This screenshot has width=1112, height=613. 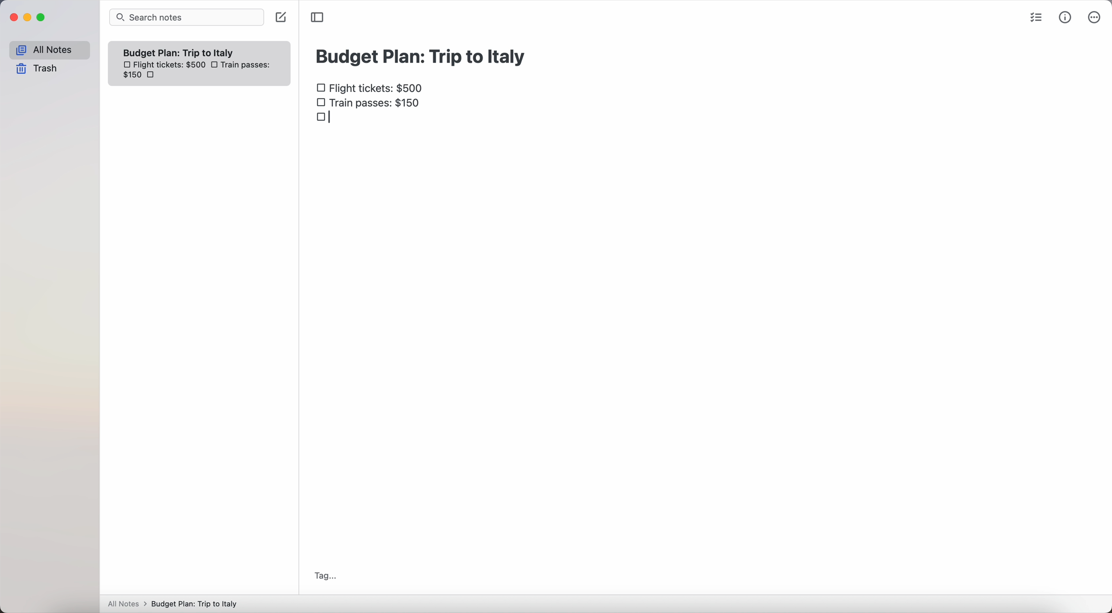 I want to click on train passes, so click(x=369, y=105).